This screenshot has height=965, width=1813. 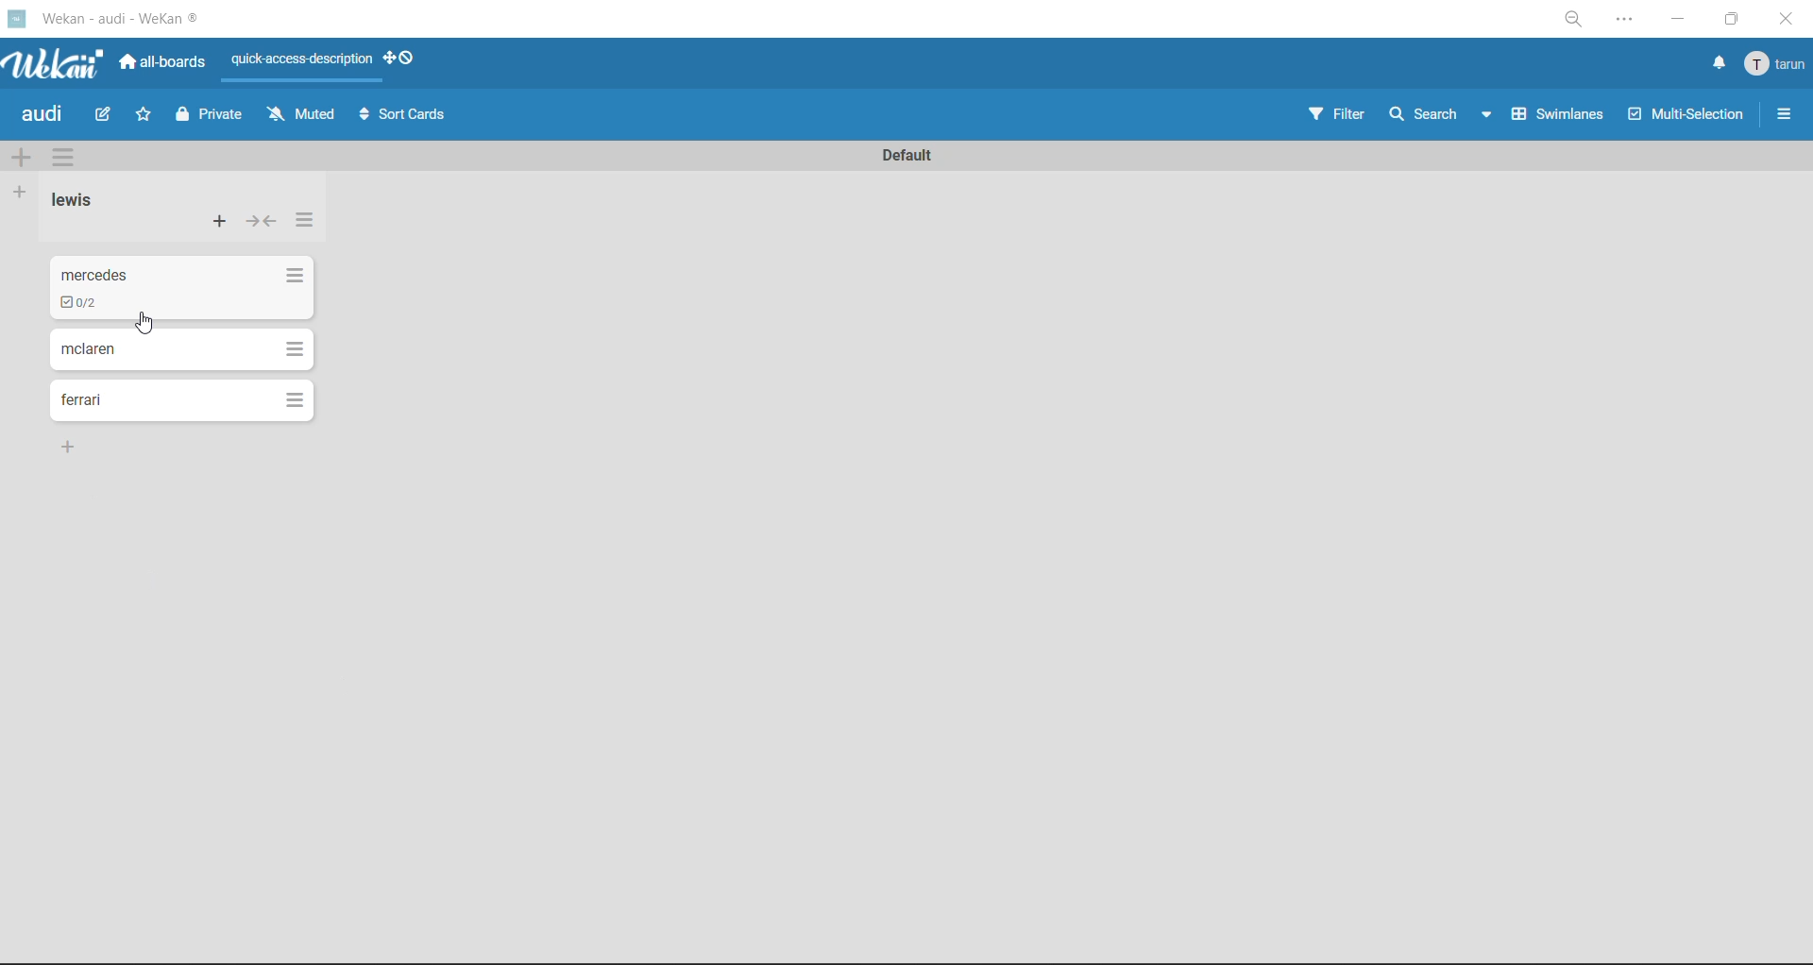 What do you see at coordinates (1773, 64) in the screenshot?
I see `menu` at bounding box center [1773, 64].